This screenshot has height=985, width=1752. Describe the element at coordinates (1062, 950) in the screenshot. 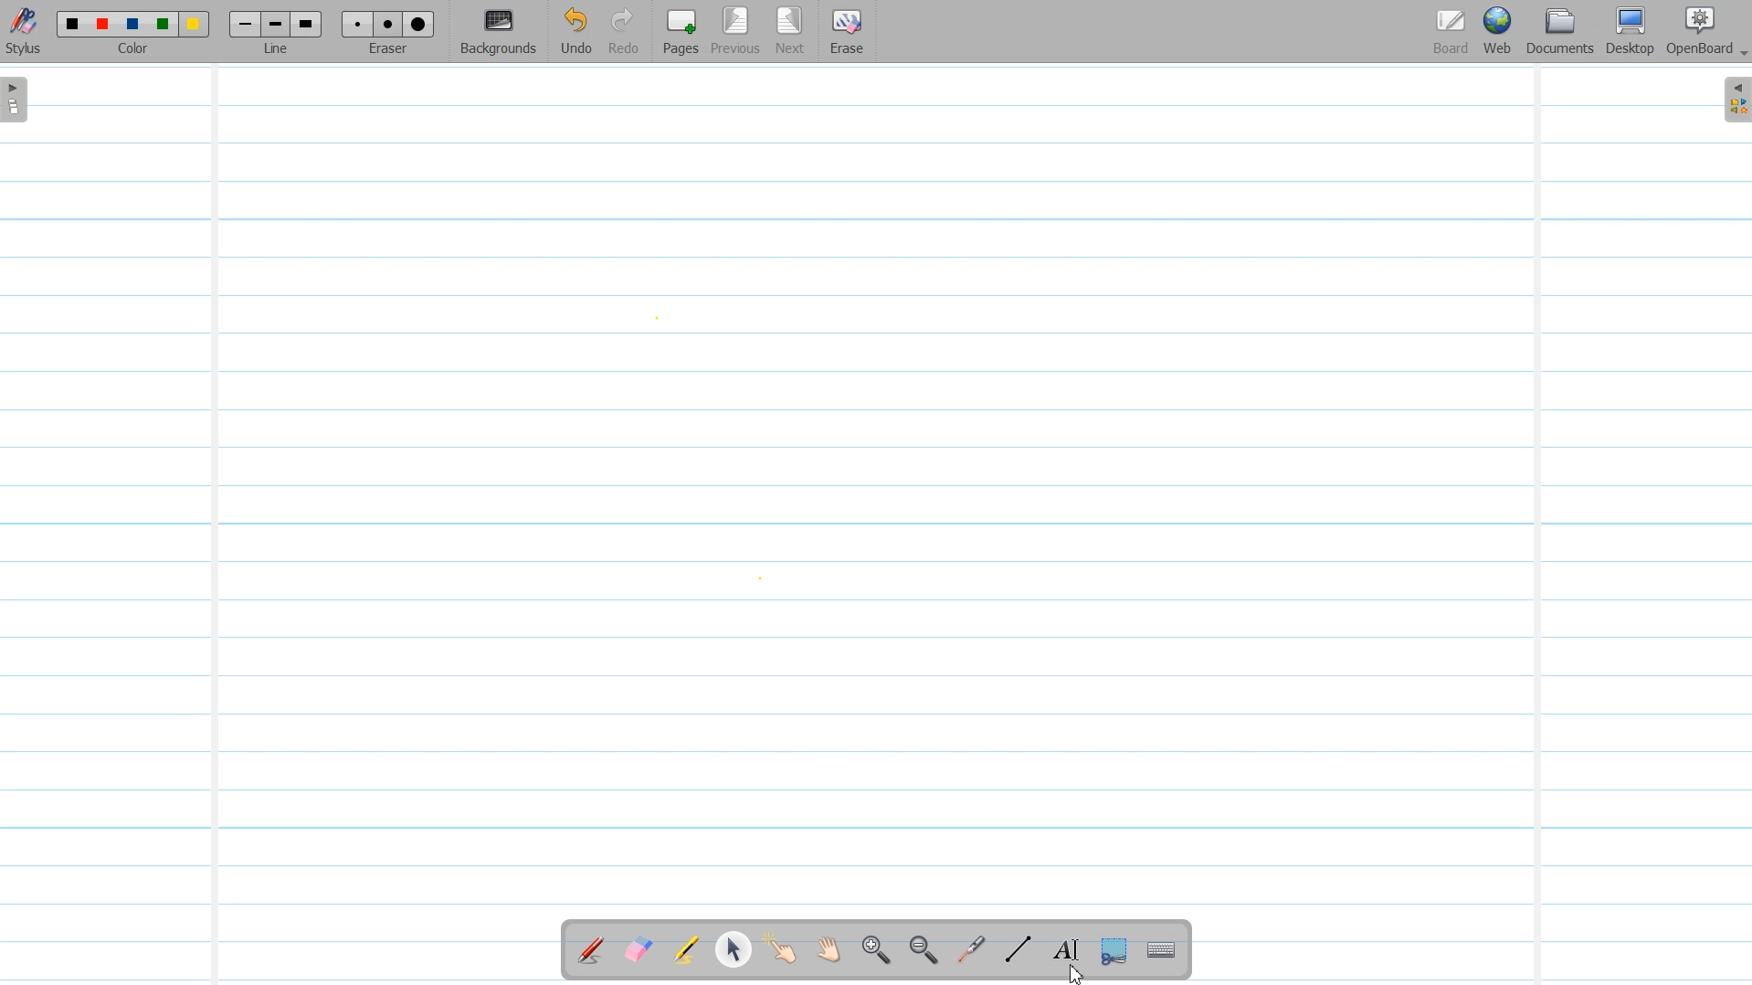

I see `Text Tool` at that location.